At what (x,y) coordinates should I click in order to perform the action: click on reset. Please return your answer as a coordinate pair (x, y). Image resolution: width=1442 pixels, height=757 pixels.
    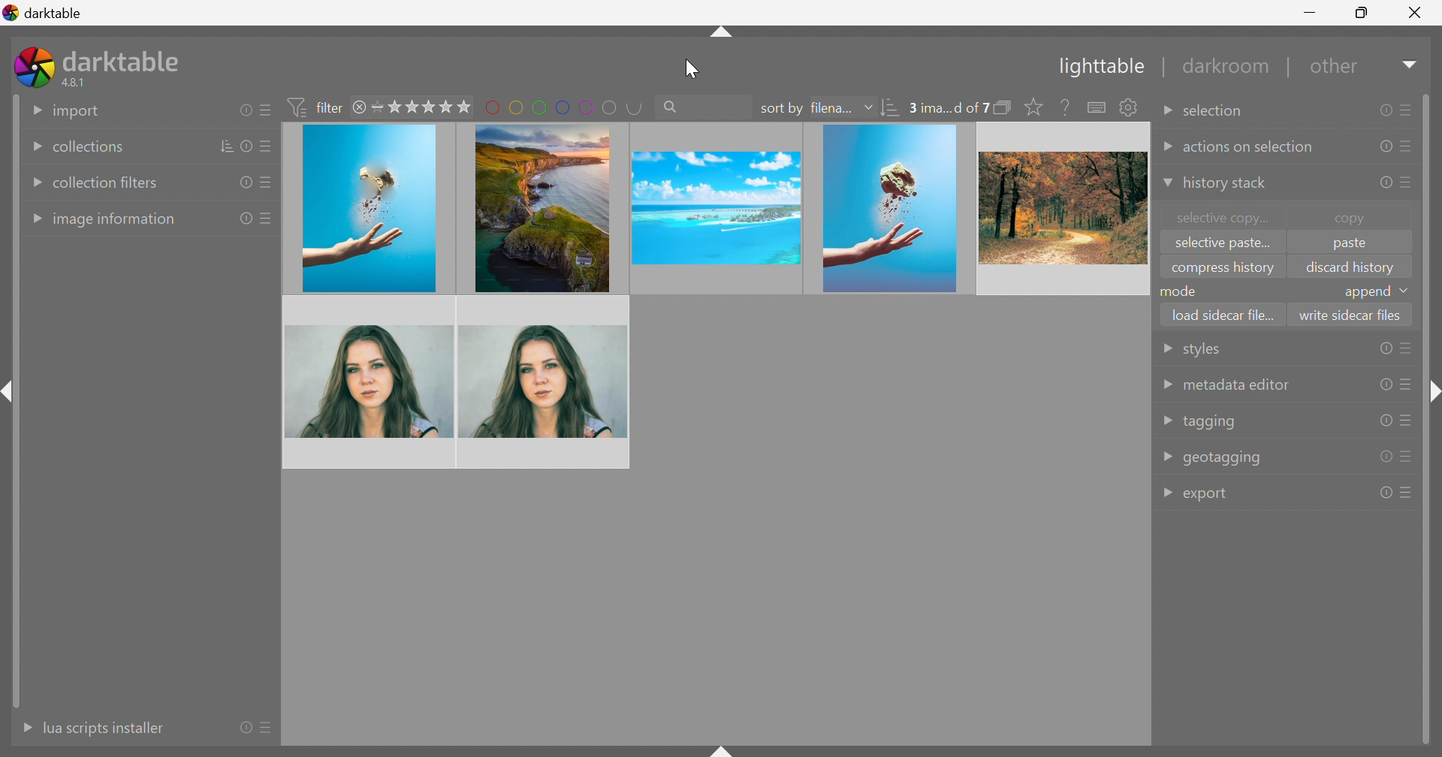
    Looking at the image, I should click on (1382, 146).